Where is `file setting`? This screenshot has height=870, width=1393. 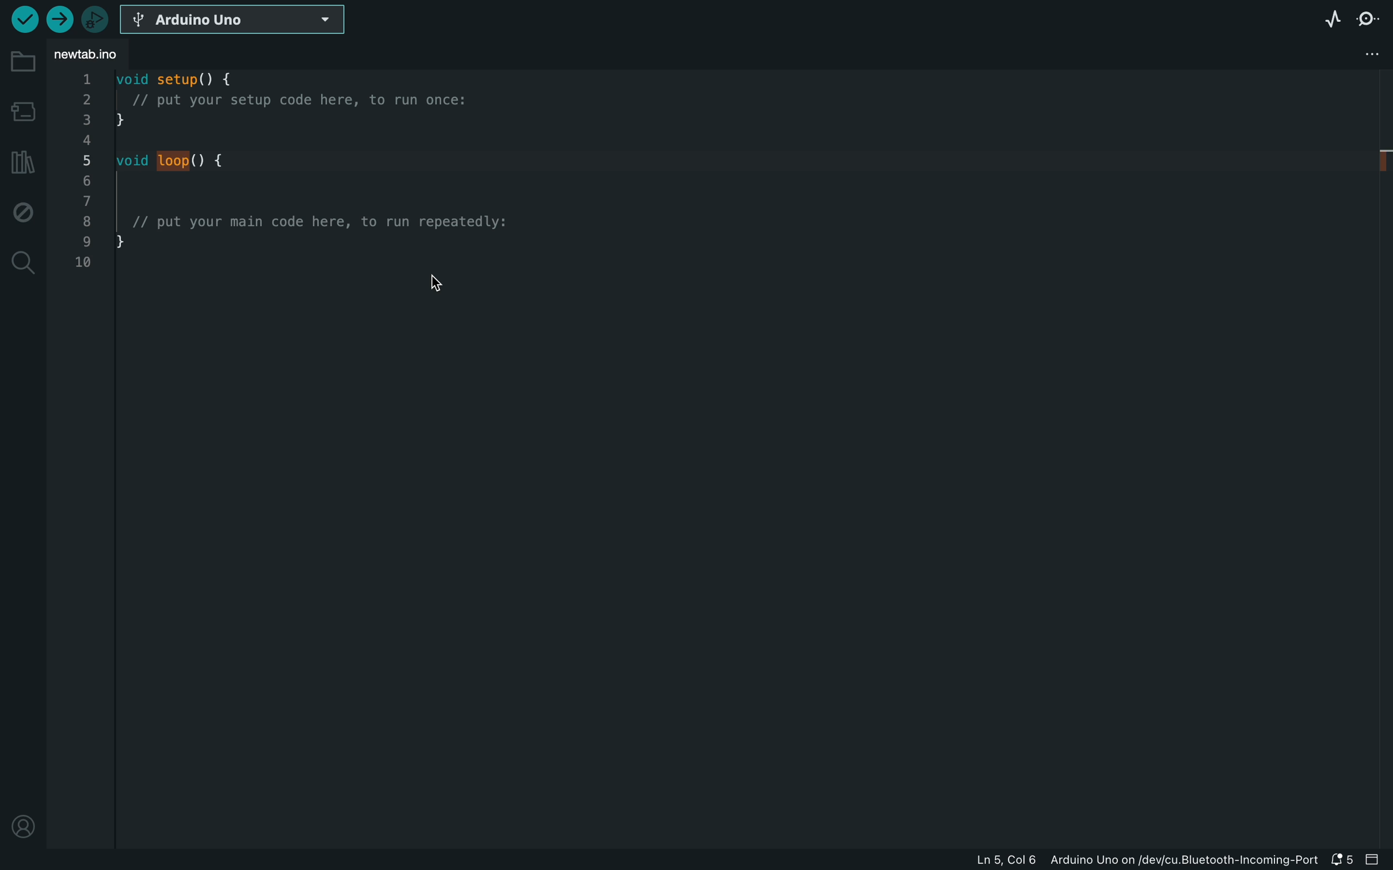
file setting is located at coordinates (1344, 55).